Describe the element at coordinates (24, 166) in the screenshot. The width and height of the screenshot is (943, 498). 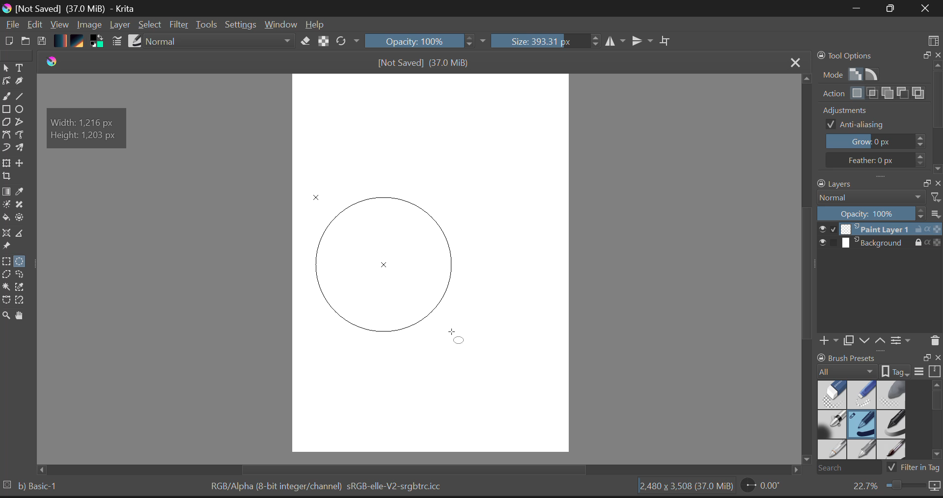
I see `Move Layer` at that location.